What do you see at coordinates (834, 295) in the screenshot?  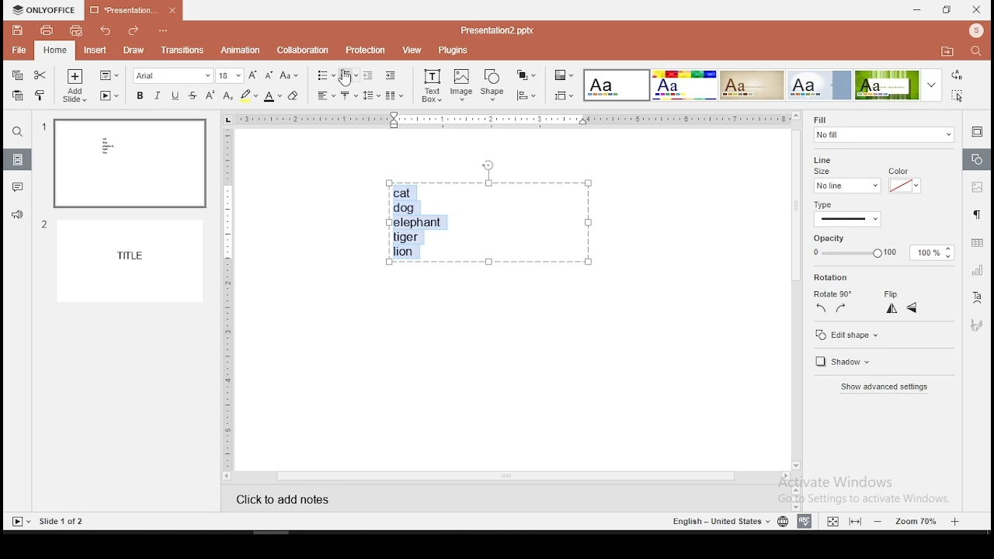 I see `rotate 90` at bounding box center [834, 295].